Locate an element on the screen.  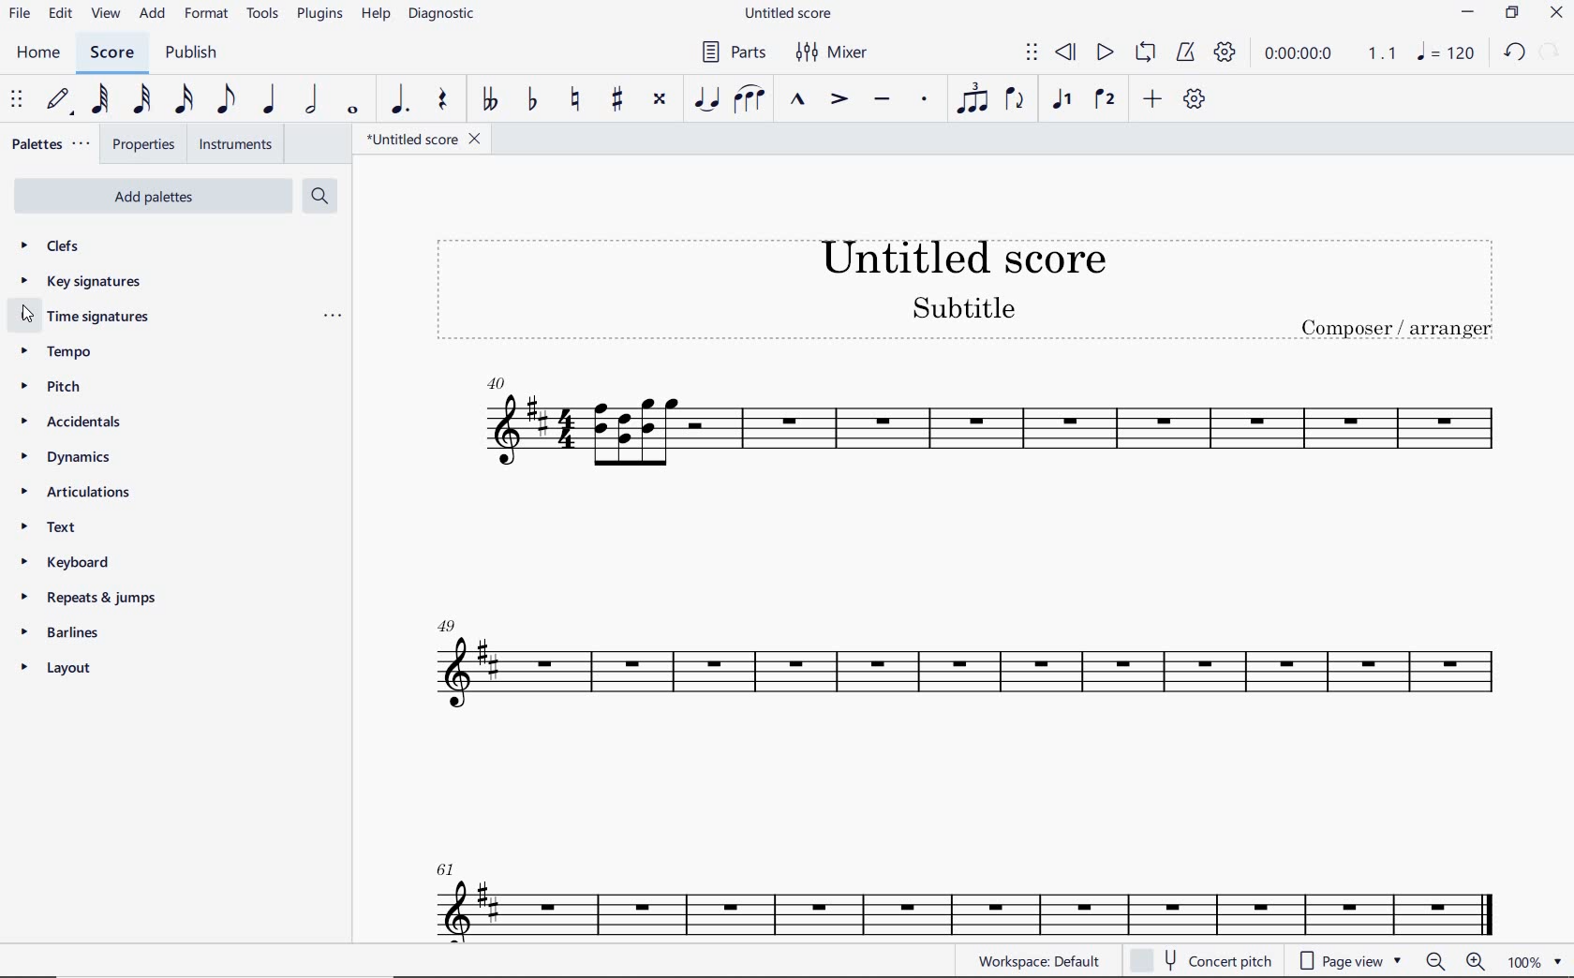
INSTRUMENT: TENOR SAXOPHONE is located at coordinates (965, 651).